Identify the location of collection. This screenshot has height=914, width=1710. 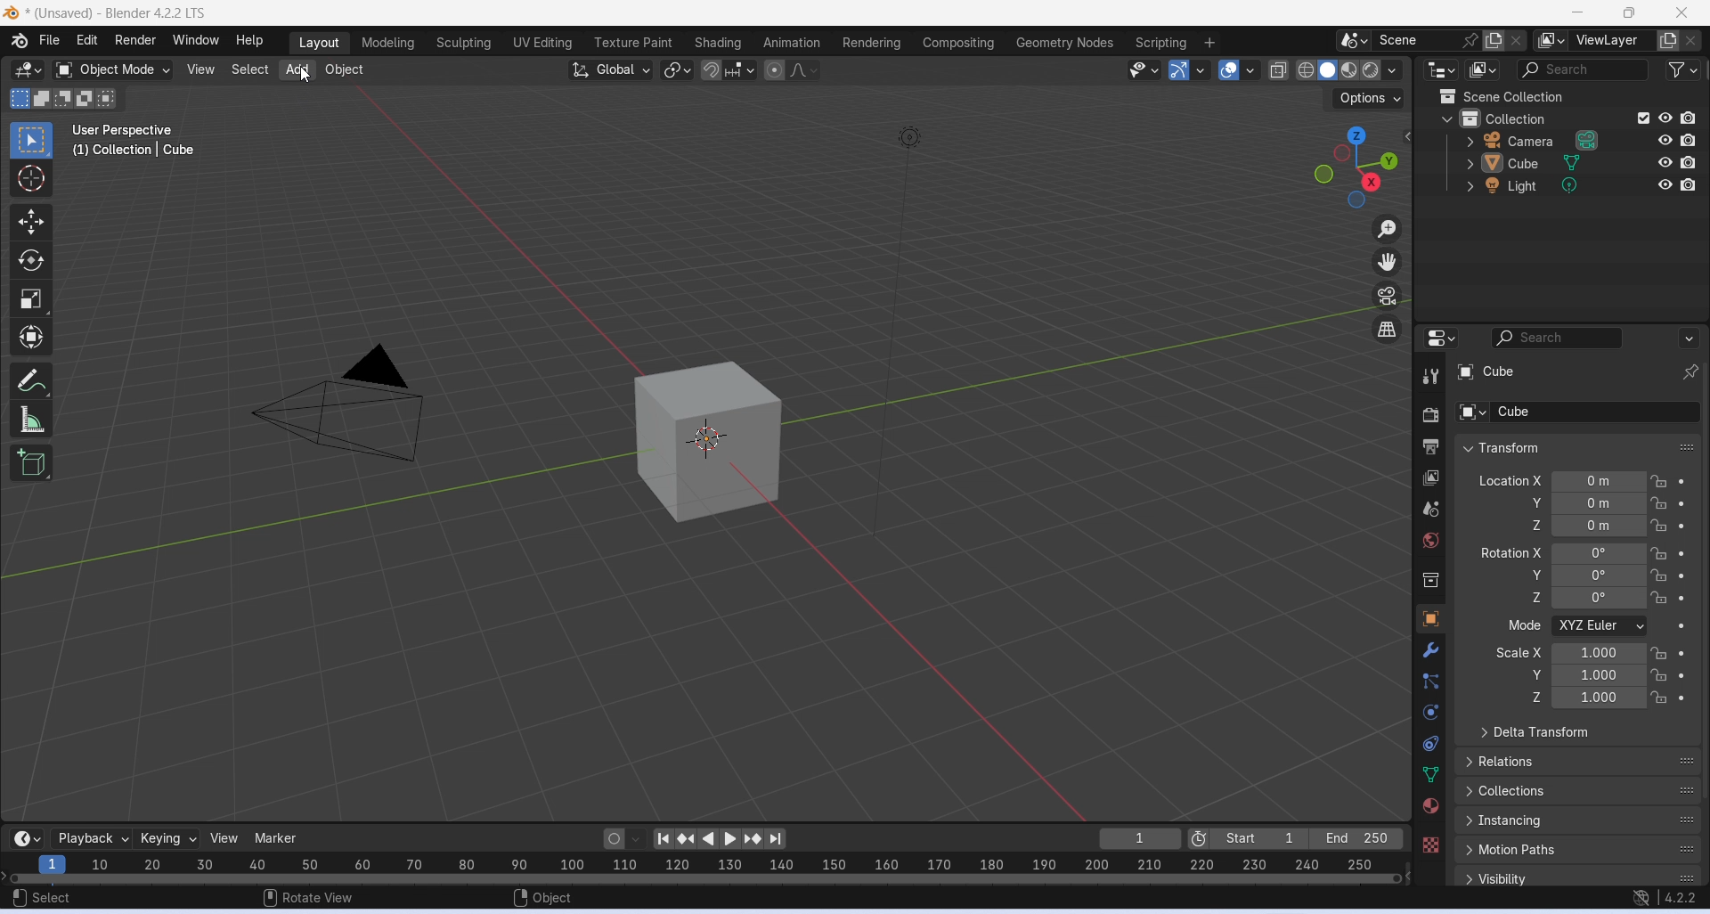
(1530, 117).